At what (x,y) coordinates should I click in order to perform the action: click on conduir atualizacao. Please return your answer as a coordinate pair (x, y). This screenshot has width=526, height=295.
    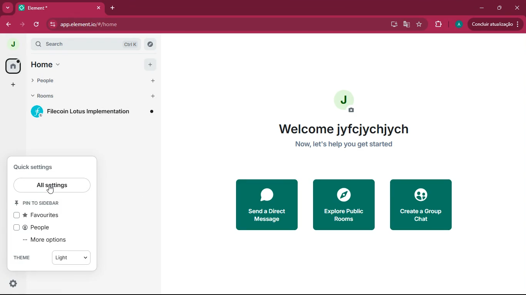
    Looking at the image, I should click on (494, 25).